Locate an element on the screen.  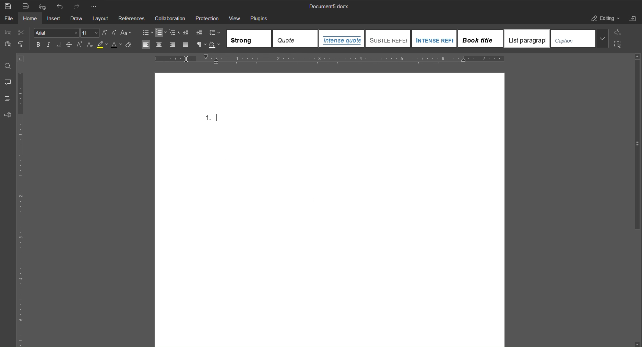
decrease indent is located at coordinates (187, 33).